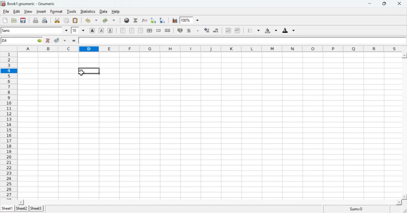 This screenshot has height=213, width=407. I want to click on Minimize, so click(371, 4).